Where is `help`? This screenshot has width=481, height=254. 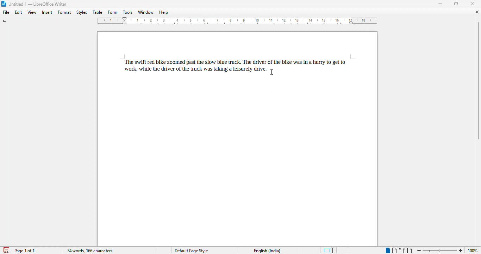 help is located at coordinates (163, 12).